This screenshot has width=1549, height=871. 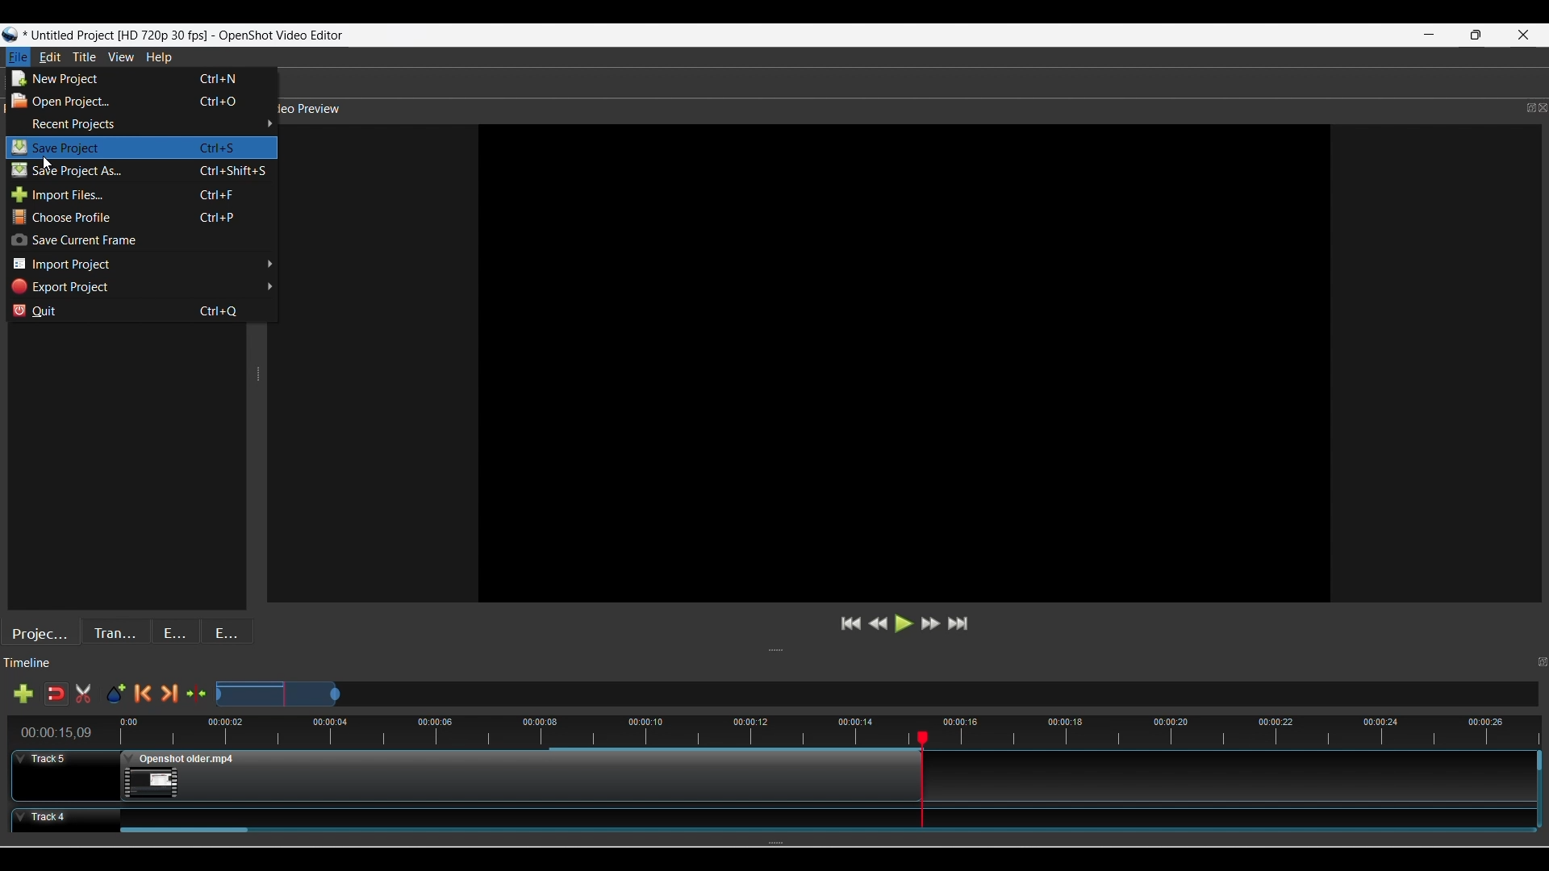 I want to click on Current timestamp of playhead, so click(x=57, y=732).